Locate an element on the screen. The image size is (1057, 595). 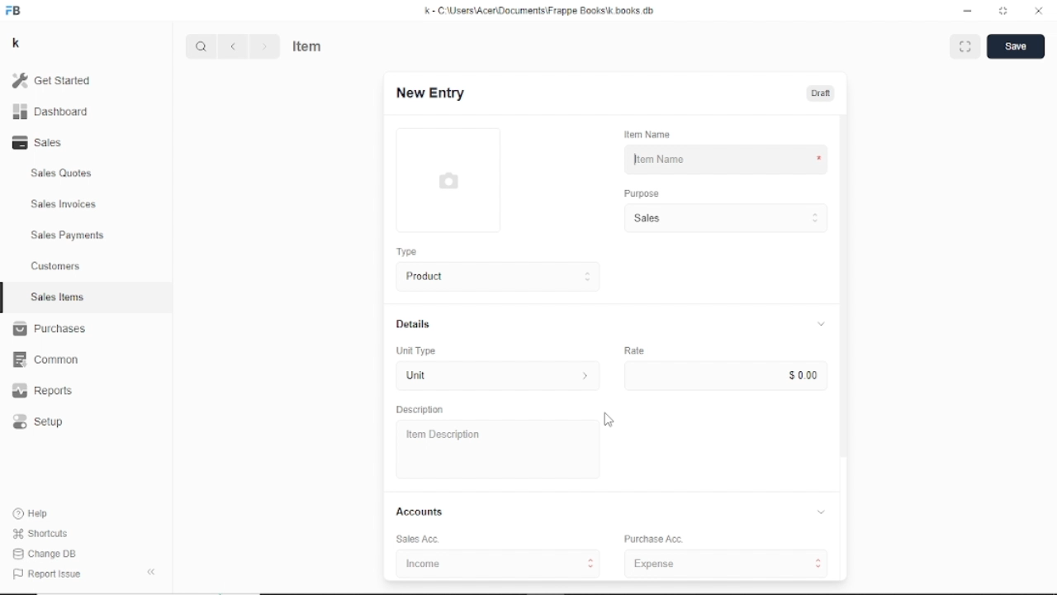
Purchase Acc. is located at coordinates (652, 540).